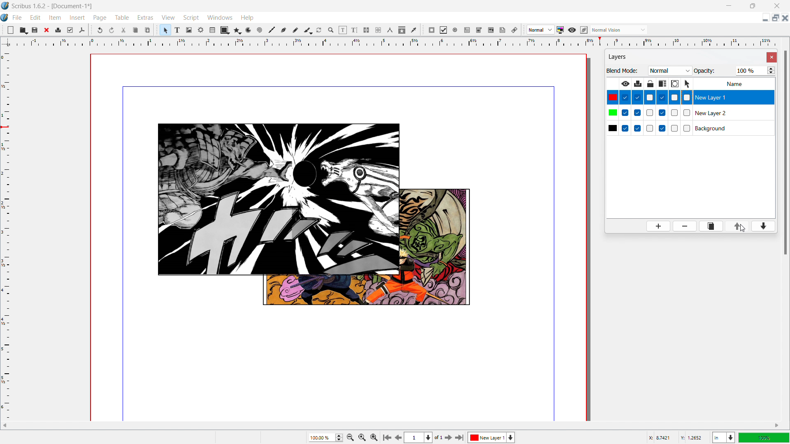  Describe the element at coordinates (23, 30) in the screenshot. I see `open` at that location.